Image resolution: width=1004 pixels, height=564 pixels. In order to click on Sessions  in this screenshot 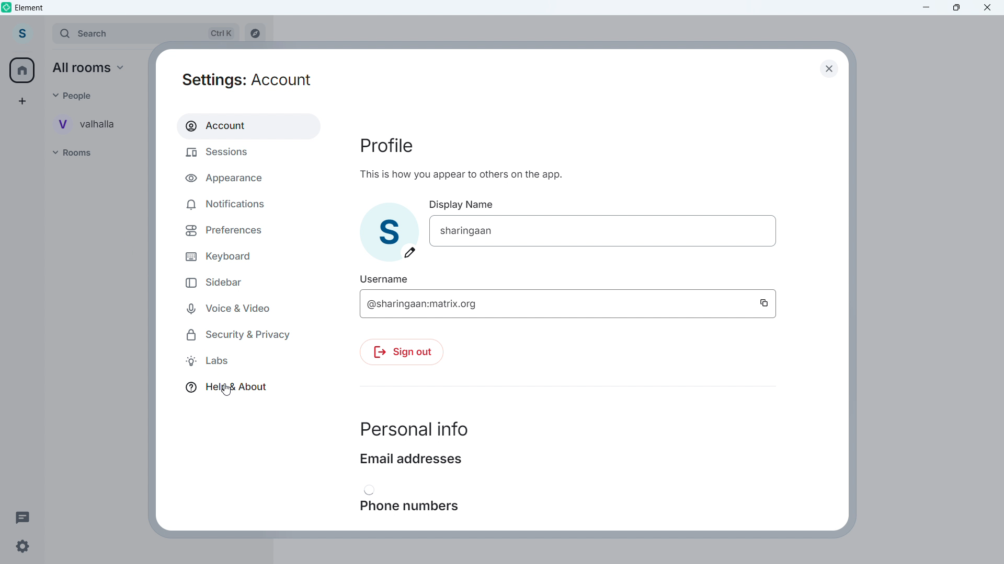, I will do `click(242, 151)`.